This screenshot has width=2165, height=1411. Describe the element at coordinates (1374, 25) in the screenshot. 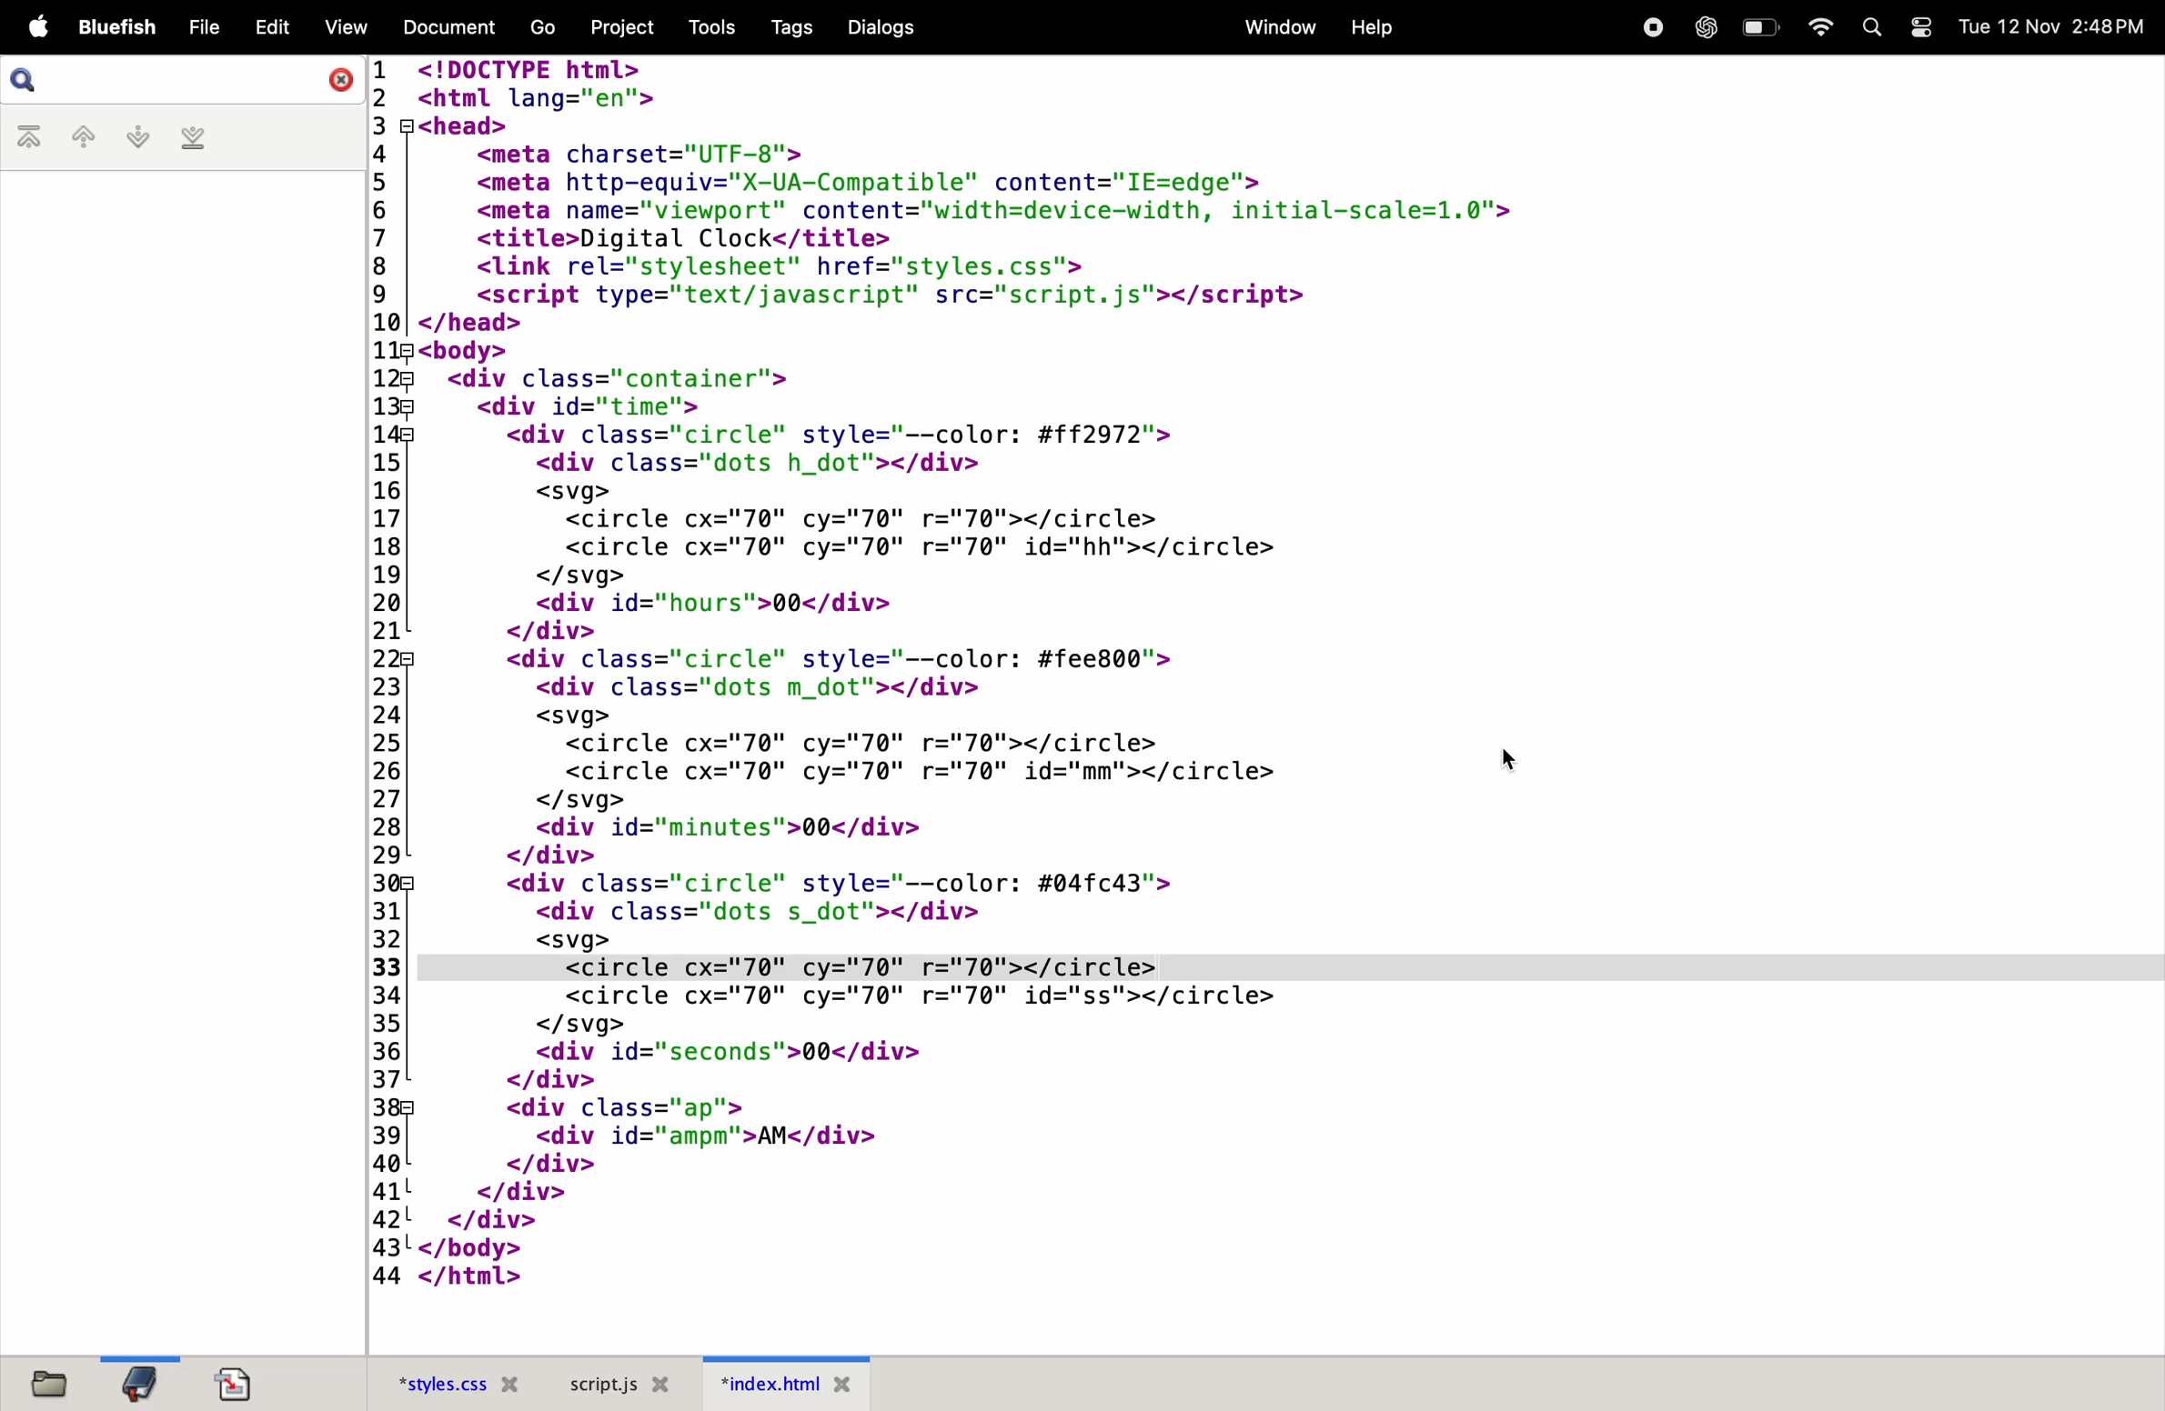

I see `help` at that location.